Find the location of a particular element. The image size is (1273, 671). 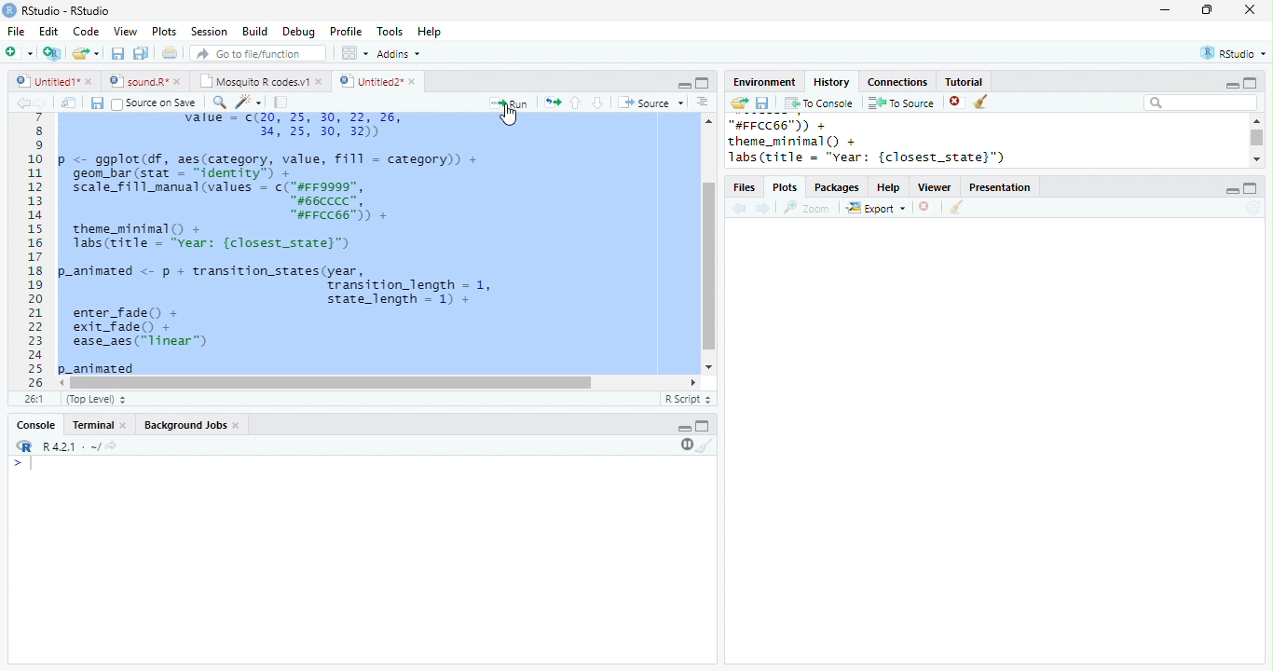

show in new window is located at coordinates (70, 103).